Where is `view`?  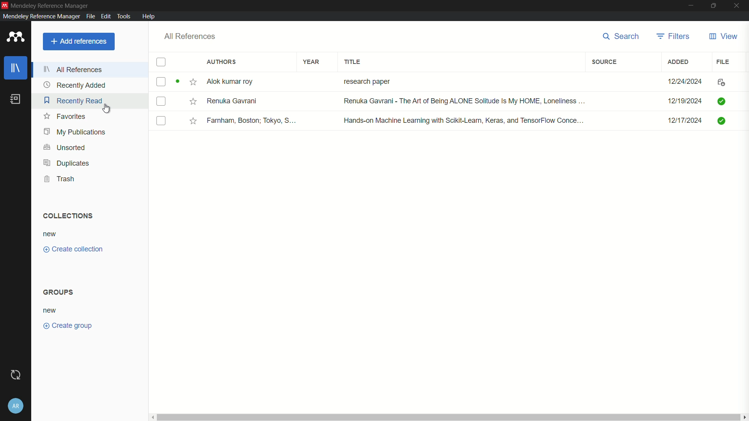
view is located at coordinates (724, 36).